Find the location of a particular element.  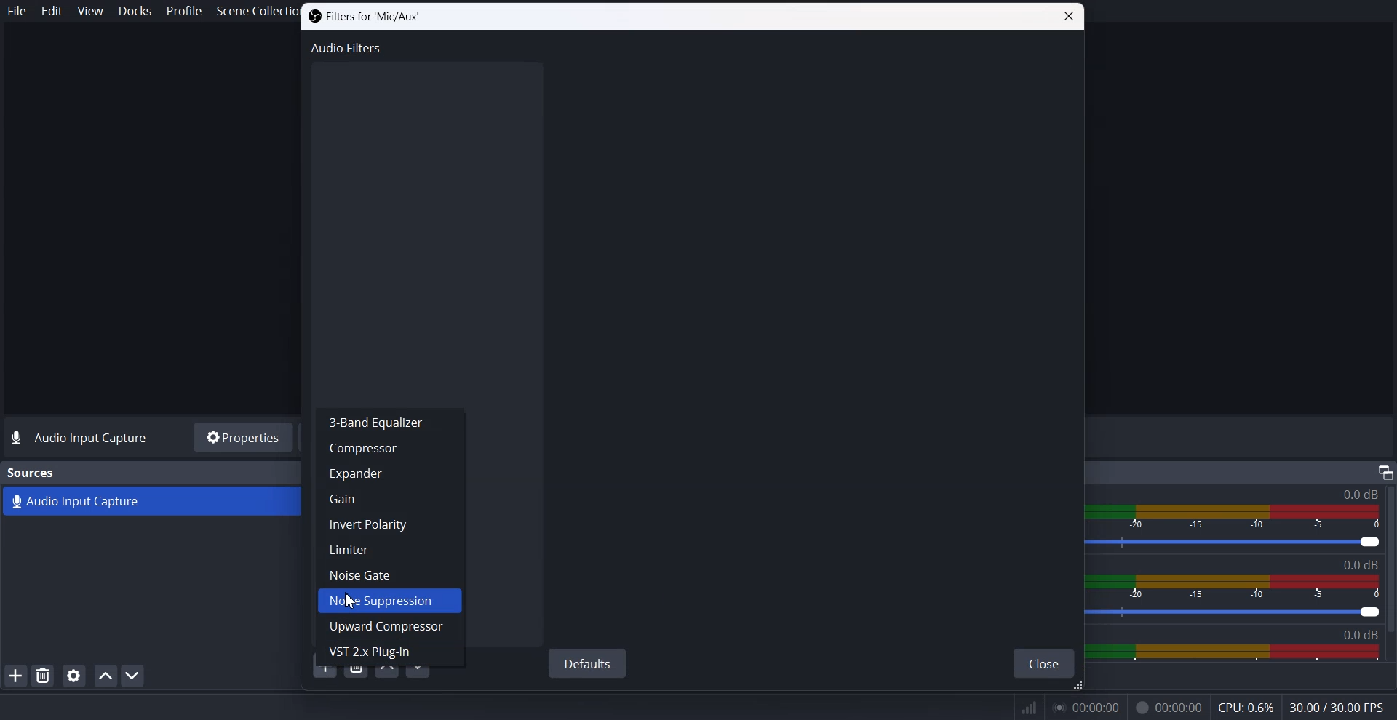

Text is located at coordinates (1365, 565).